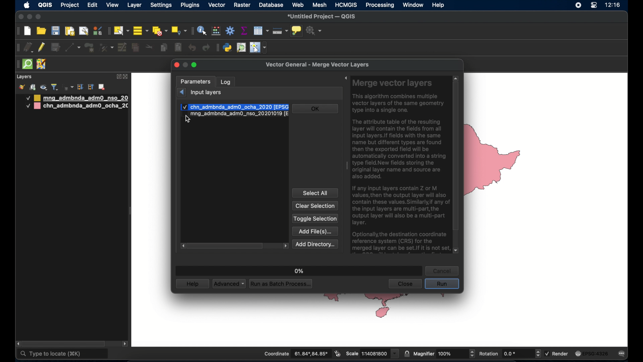 This screenshot has height=362, width=643. I want to click on attributes toolbar, so click(191, 31).